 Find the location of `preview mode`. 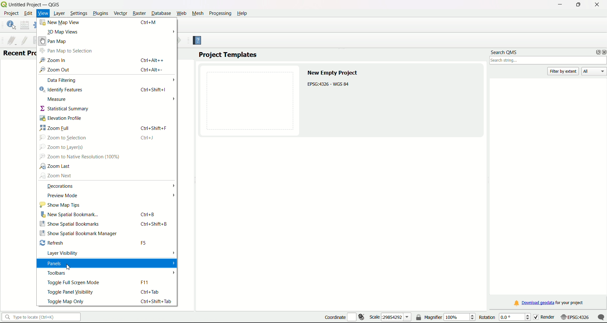

preview mode is located at coordinates (62, 196).